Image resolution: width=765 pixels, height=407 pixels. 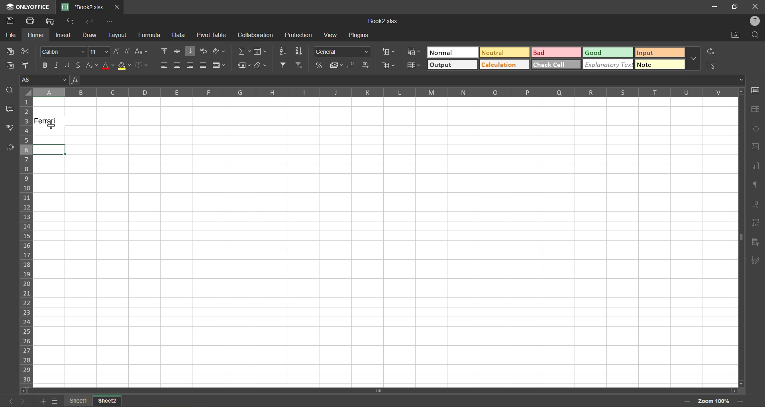 I want to click on clear filter, so click(x=300, y=66).